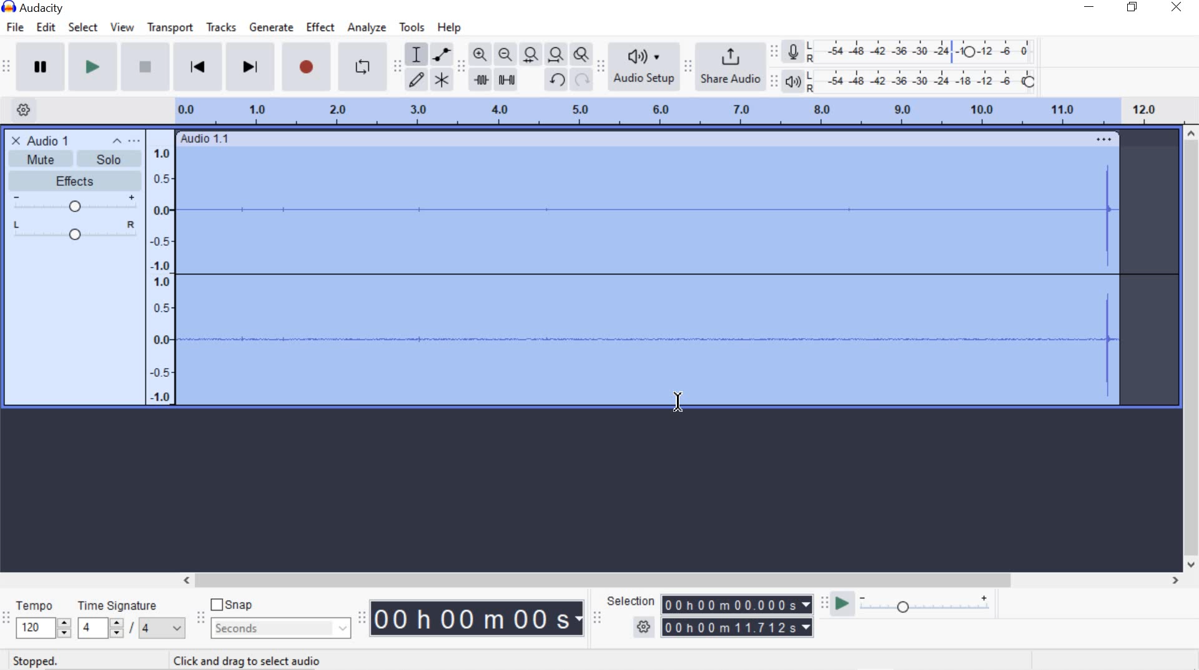  Describe the element at coordinates (6, 618) in the screenshot. I see `Time signature toolbar` at that location.